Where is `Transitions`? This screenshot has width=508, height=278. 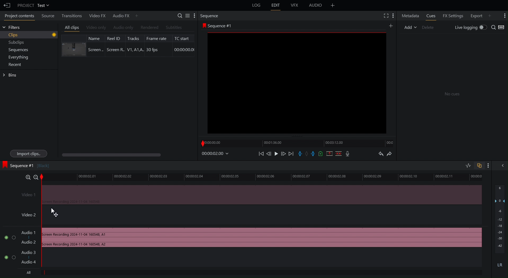
Transitions is located at coordinates (72, 15).